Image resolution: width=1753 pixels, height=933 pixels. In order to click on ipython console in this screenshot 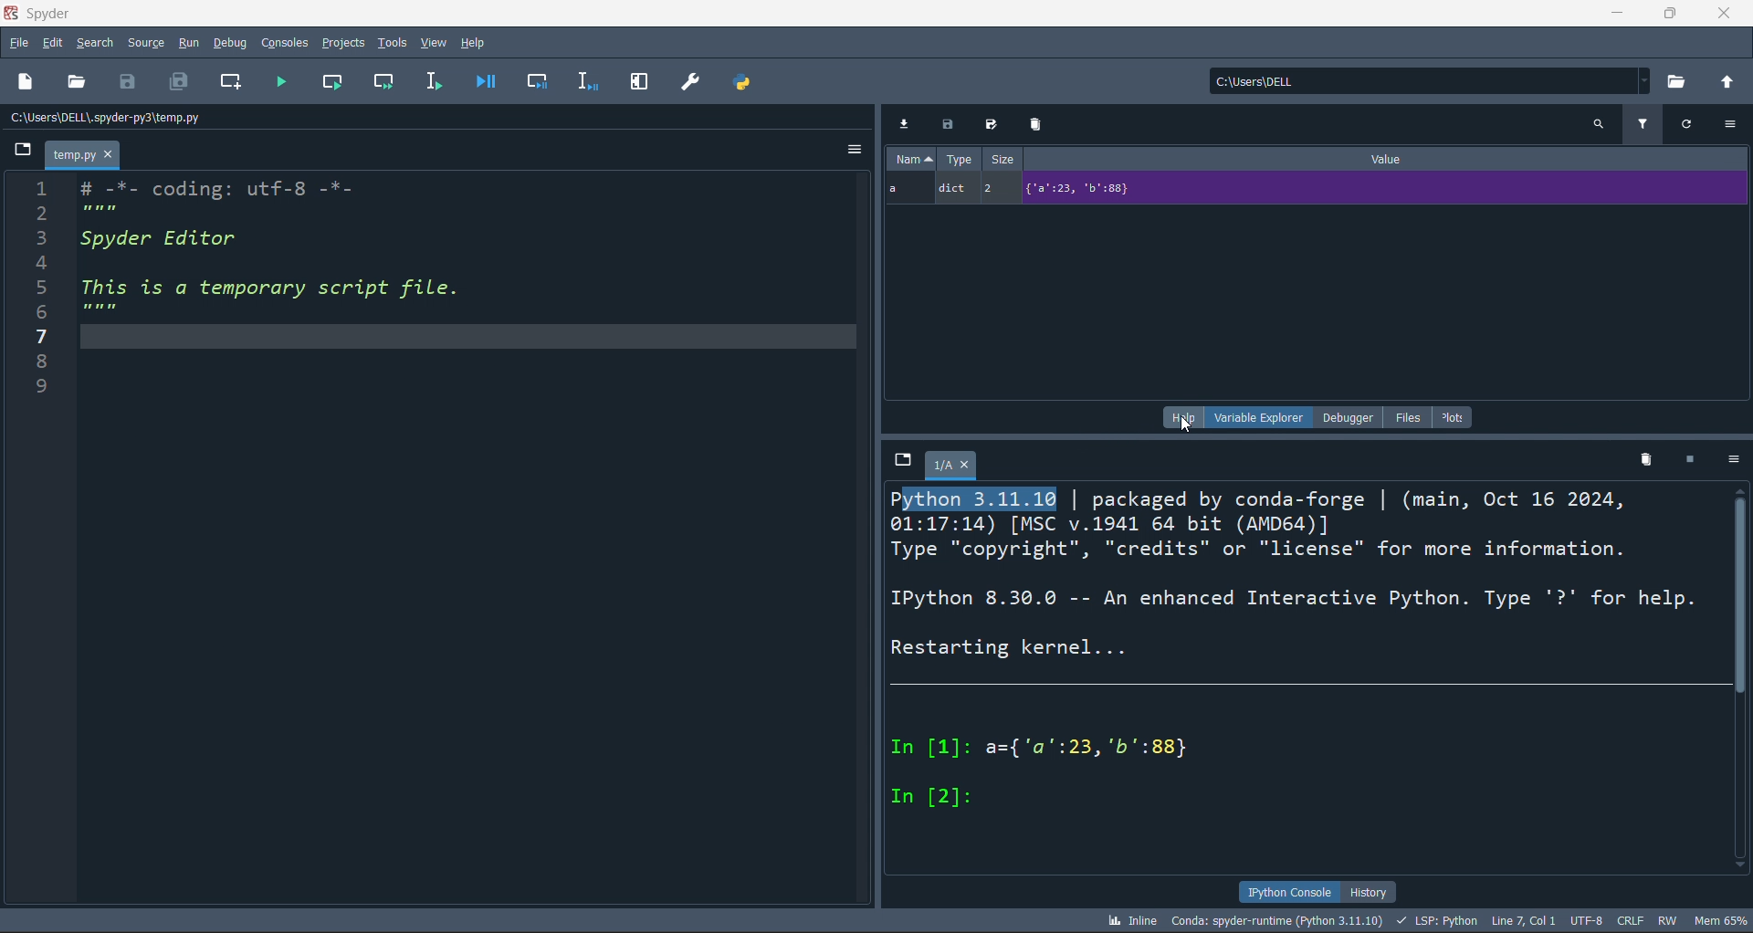, I will do `click(1287, 892)`.